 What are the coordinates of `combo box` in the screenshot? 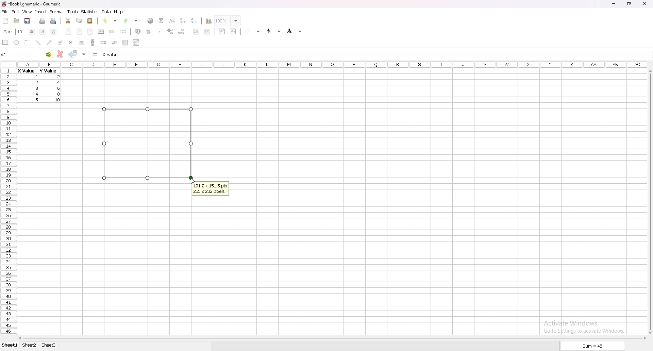 It's located at (136, 42).